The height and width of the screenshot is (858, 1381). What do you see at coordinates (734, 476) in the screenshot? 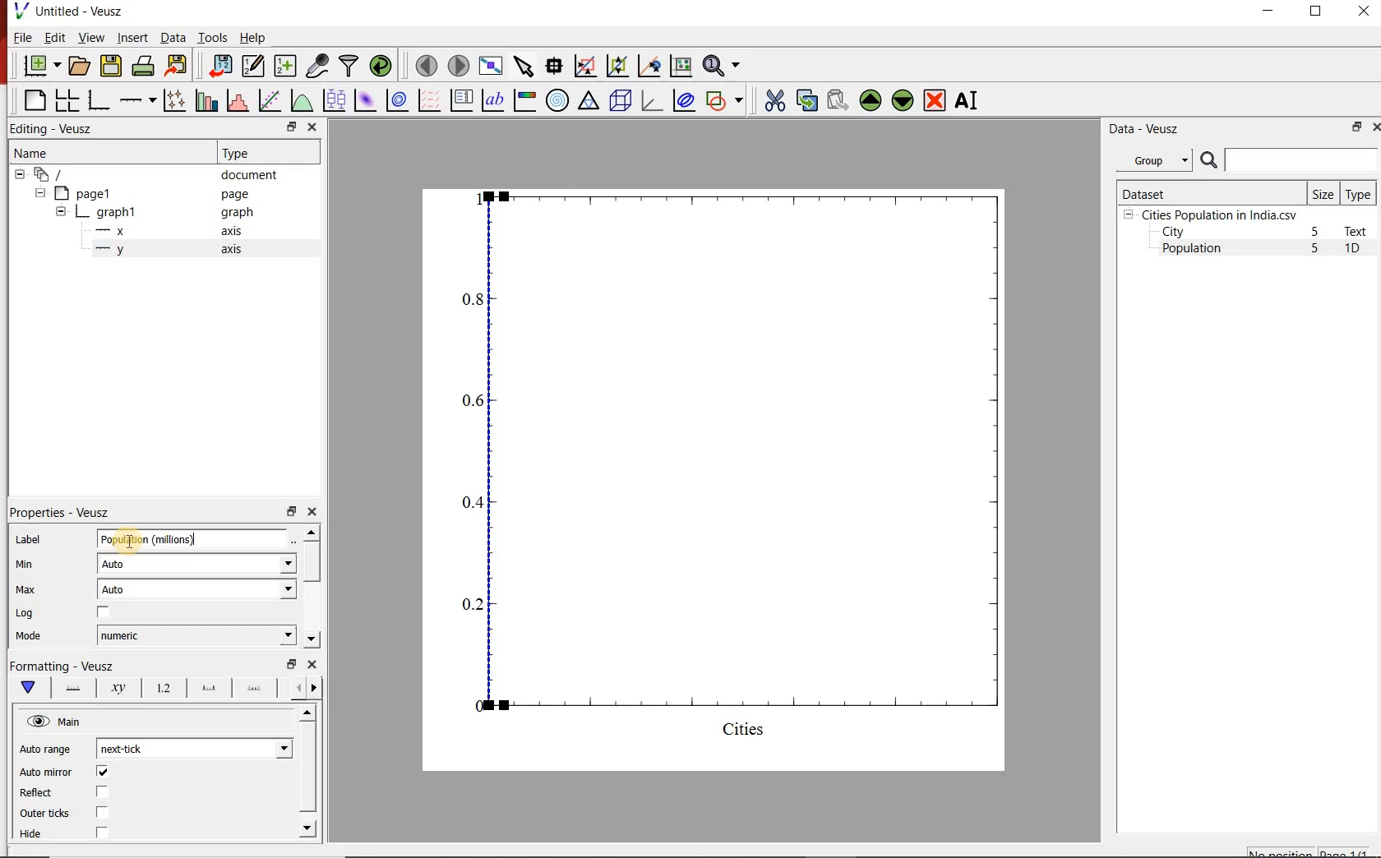
I see `graph1` at bounding box center [734, 476].